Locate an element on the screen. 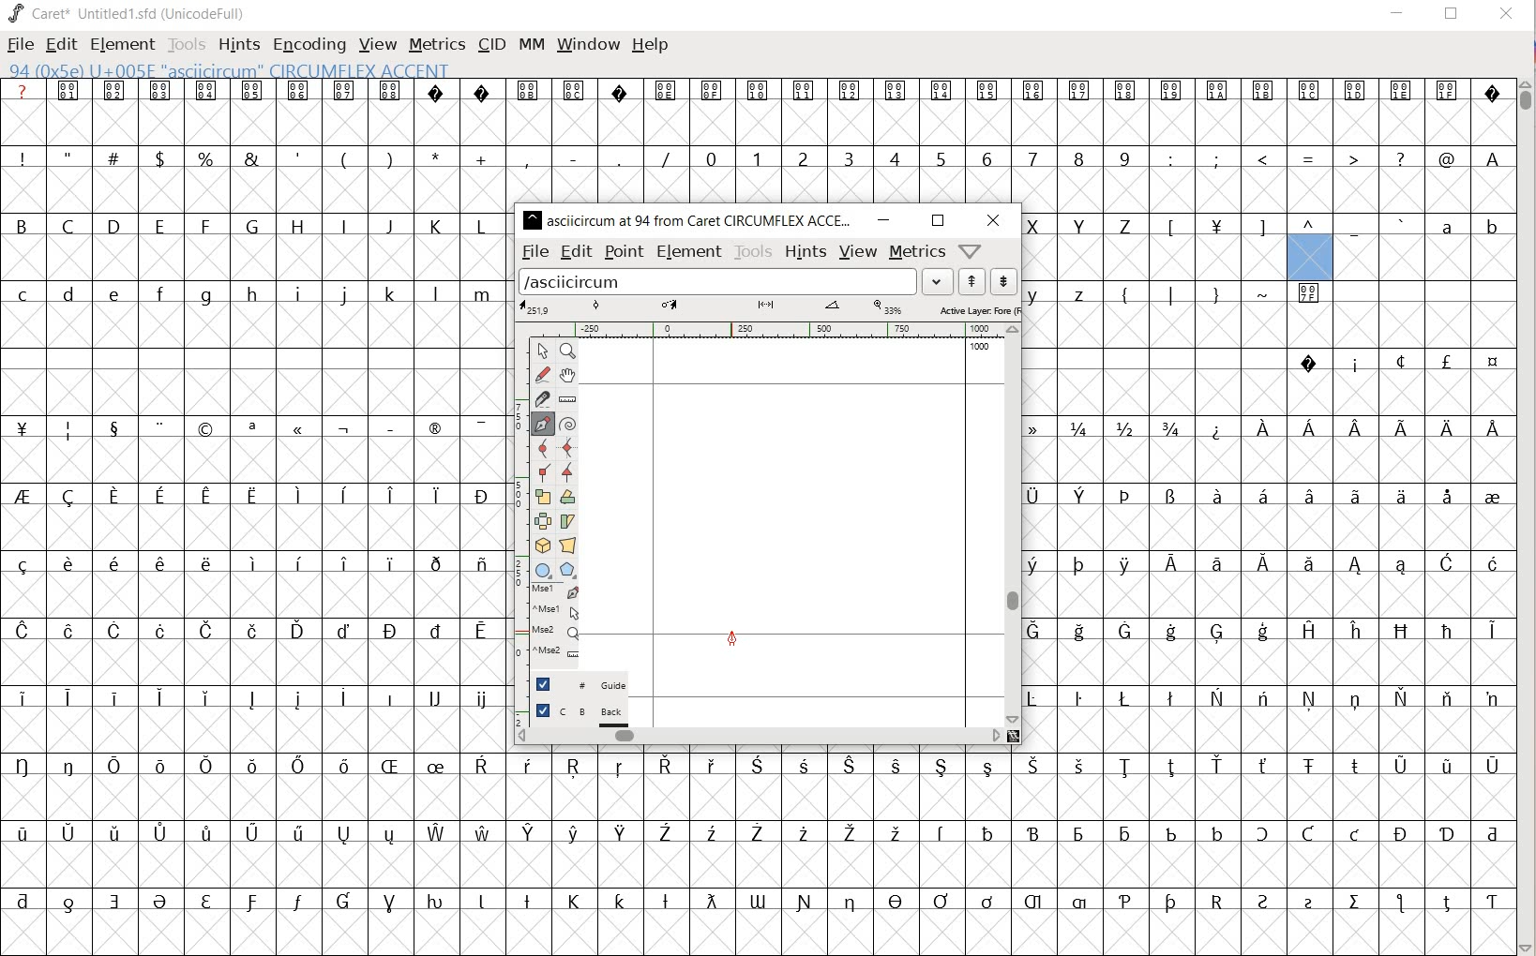 This screenshot has height=956, width=1536. Active Layer is located at coordinates (768, 308).